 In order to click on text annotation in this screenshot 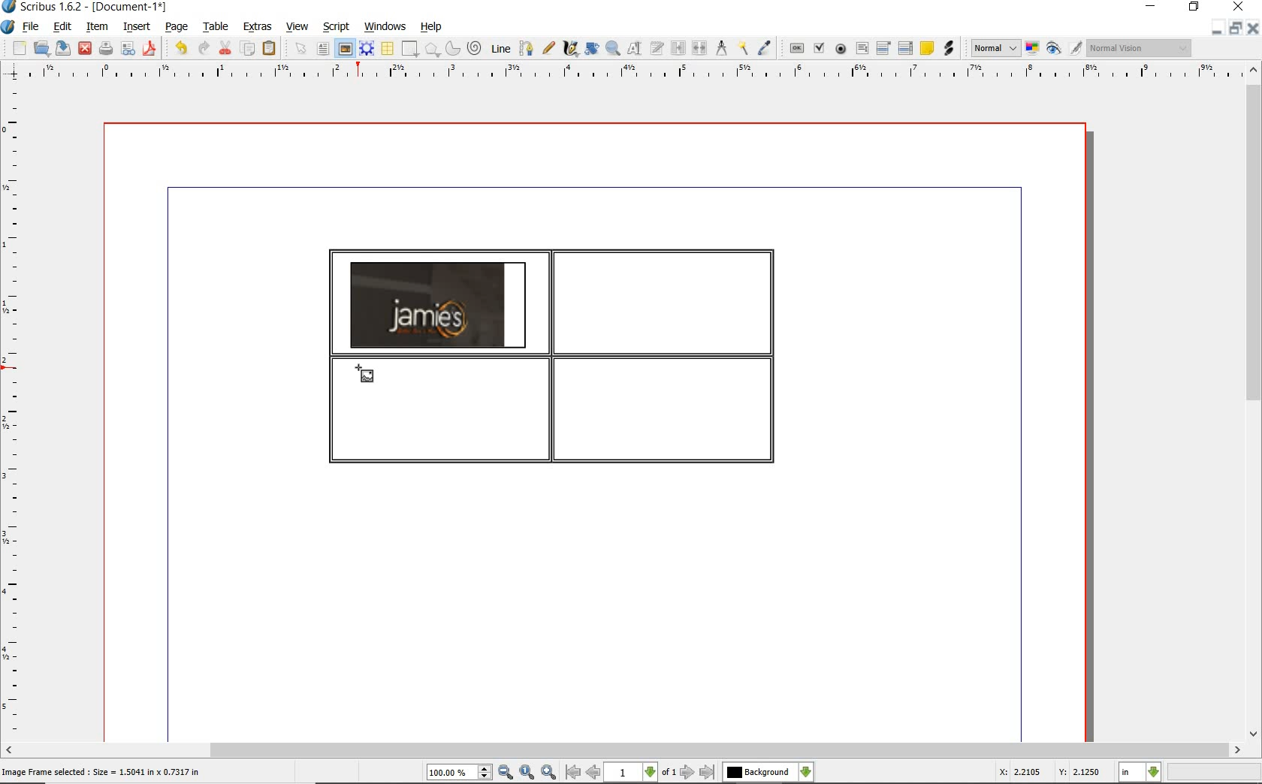, I will do `click(928, 49)`.